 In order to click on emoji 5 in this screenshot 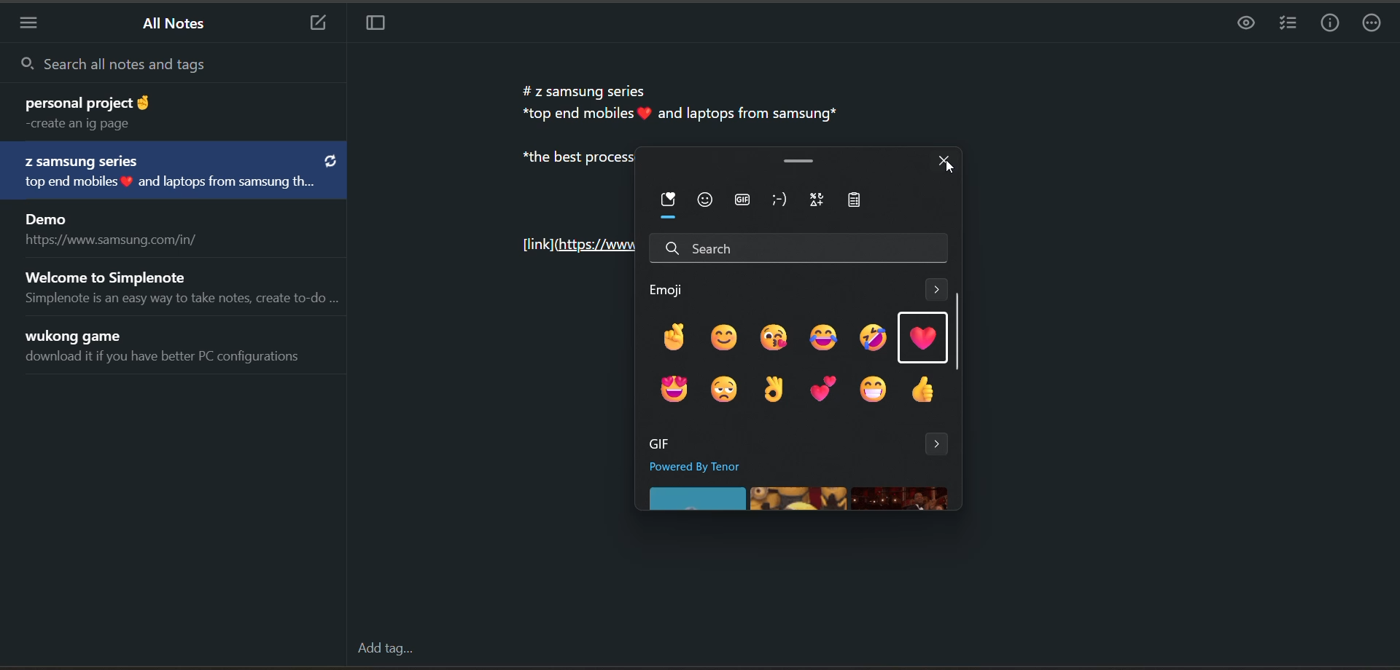, I will do `click(874, 338)`.